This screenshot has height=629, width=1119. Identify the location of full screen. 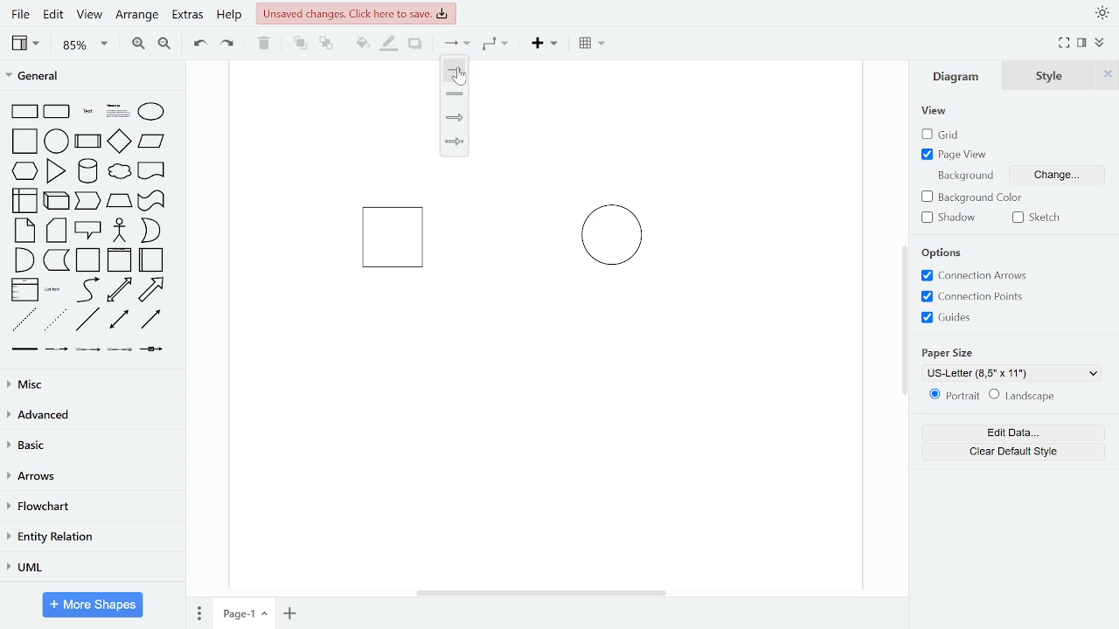
(1065, 44).